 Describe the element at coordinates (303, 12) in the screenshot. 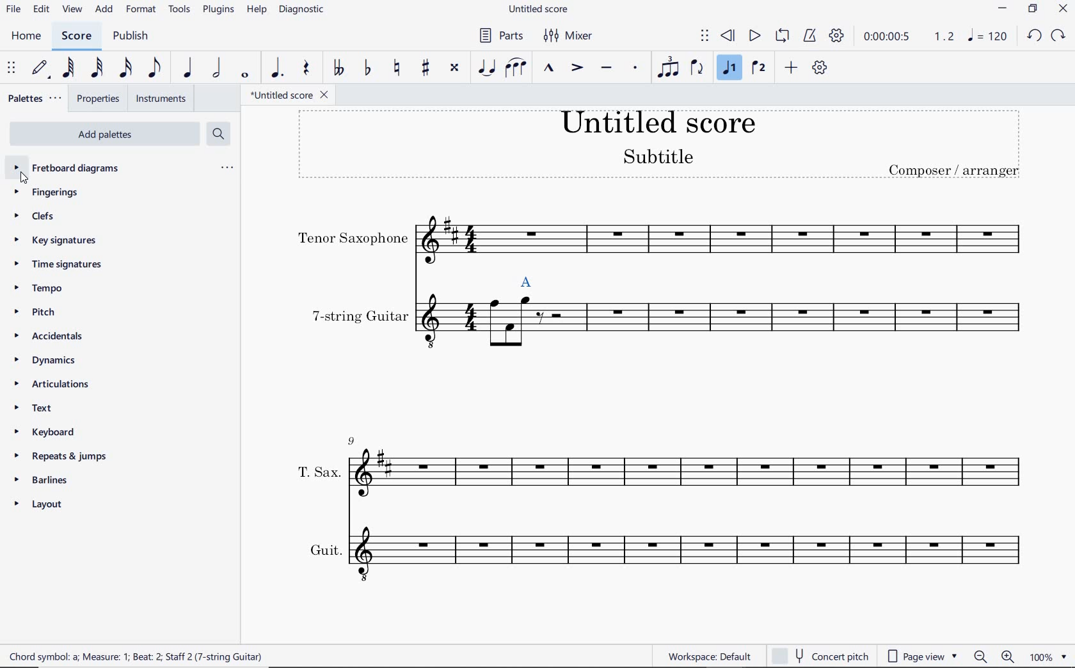

I see `DIAGNOSTIC` at that location.